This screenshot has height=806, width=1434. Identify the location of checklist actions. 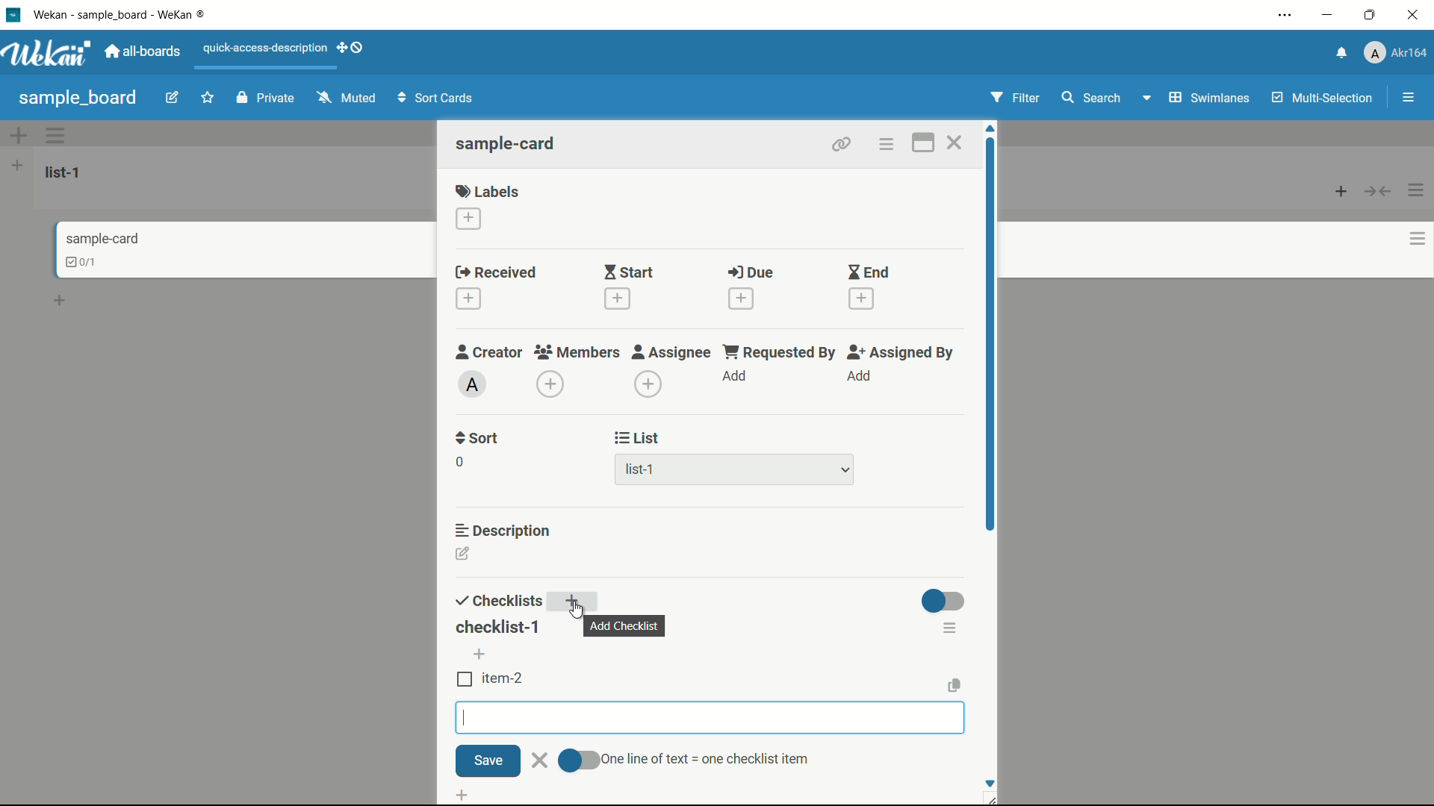
(951, 627).